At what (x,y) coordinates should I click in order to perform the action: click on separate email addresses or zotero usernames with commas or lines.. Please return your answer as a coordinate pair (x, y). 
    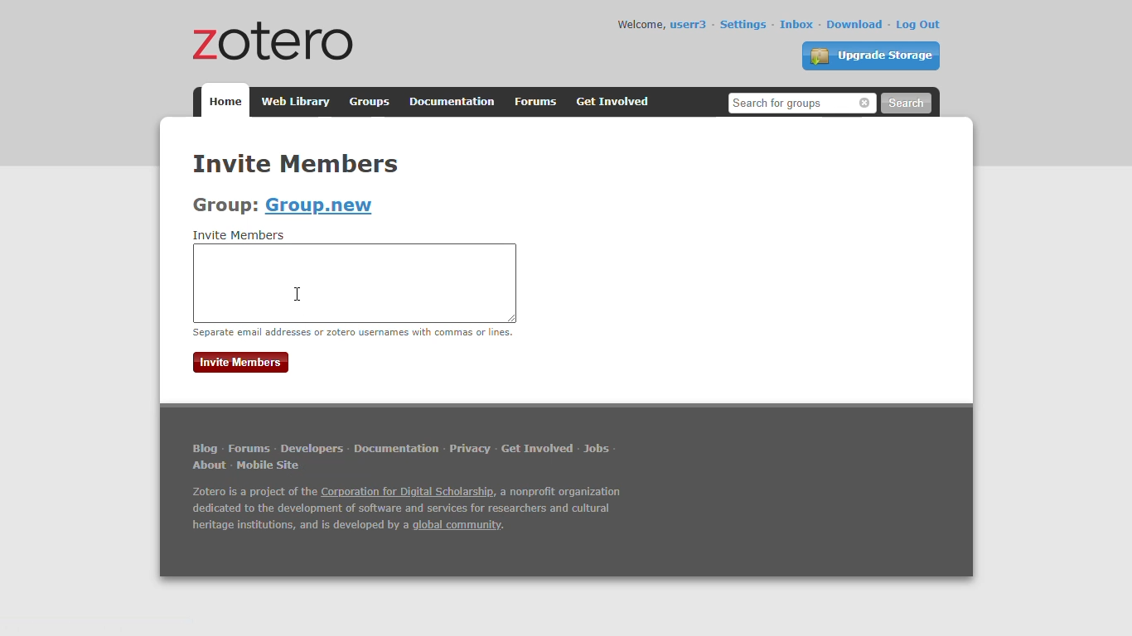
    Looking at the image, I should click on (353, 332).